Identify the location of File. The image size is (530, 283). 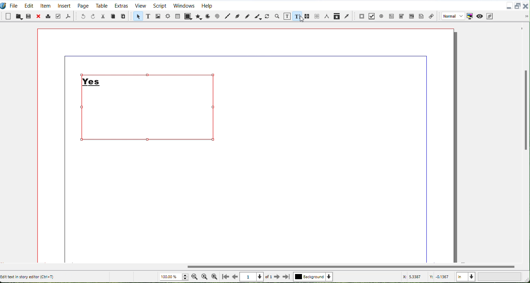
(14, 5).